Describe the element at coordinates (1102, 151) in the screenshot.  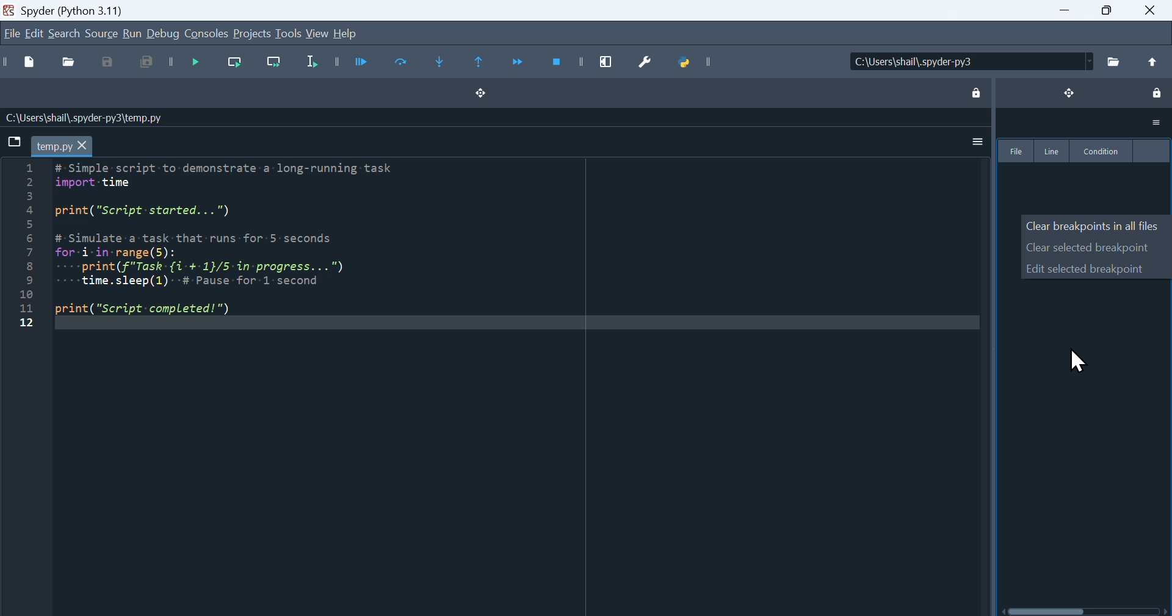
I see `Condition` at that location.